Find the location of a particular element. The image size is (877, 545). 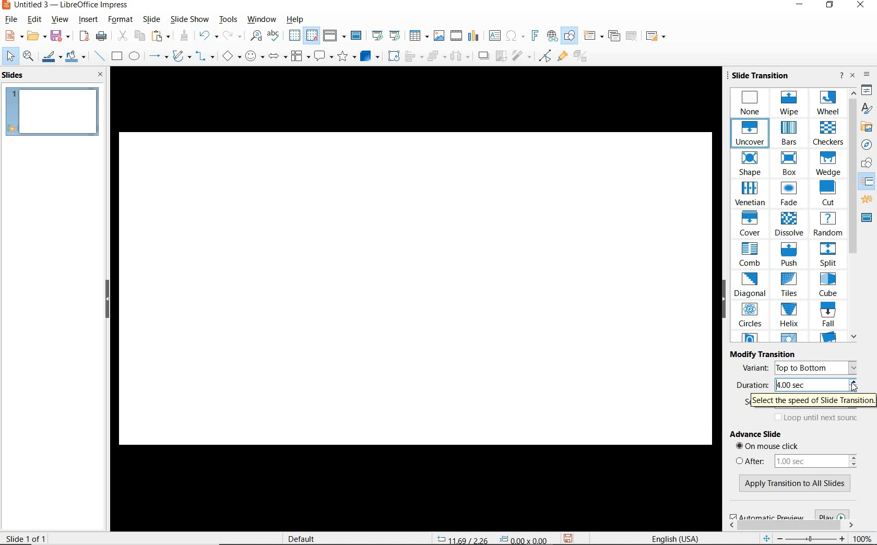

FORMAT is located at coordinates (122, 19).